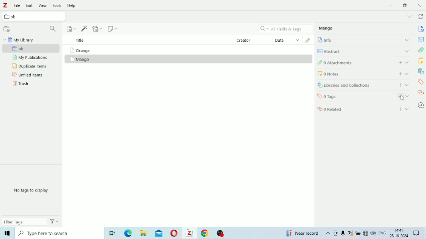 This screenshot has width=426, height=239. Describe the element at coordinates (84, 28) in the screenshot. I see `Add Item (s) by Identifier` at that location.